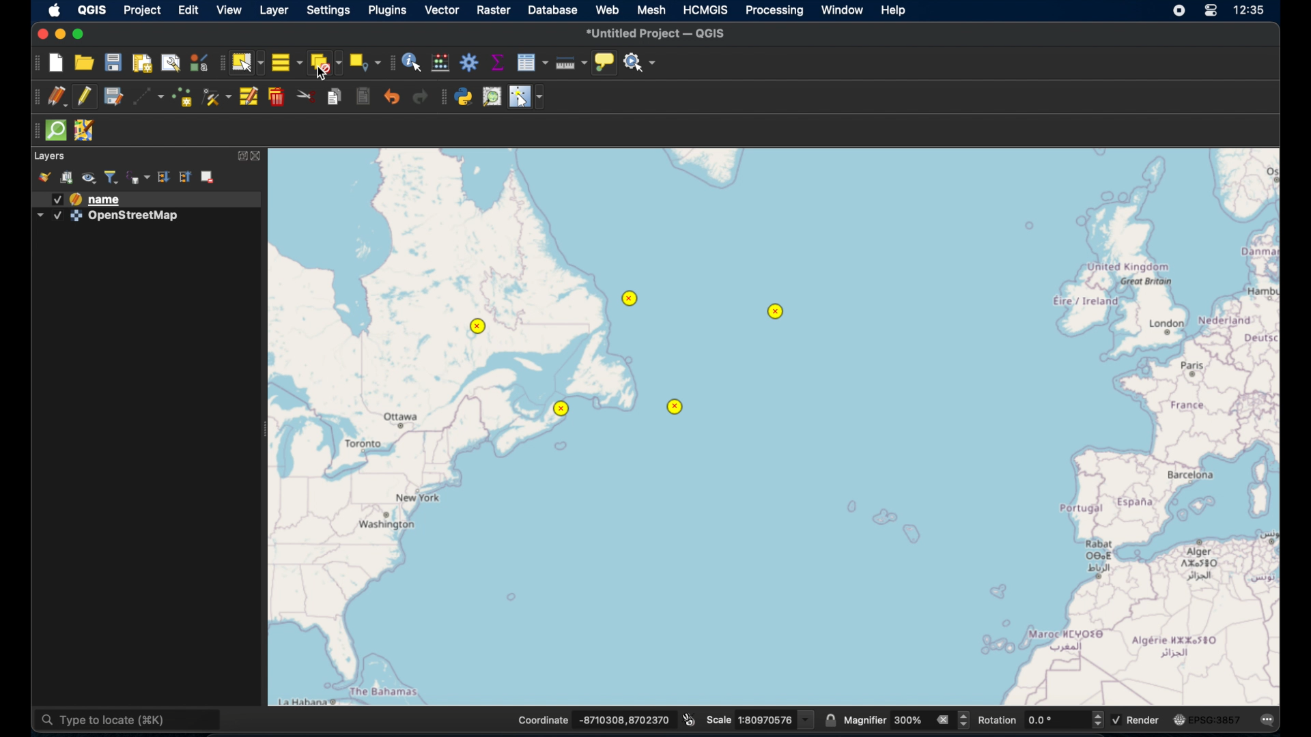 Image resolution: width=1311 pixels, height=737 pixels. Describe the element at coordinates (184, 177) in the screenshot. I see `expand all` at that location.